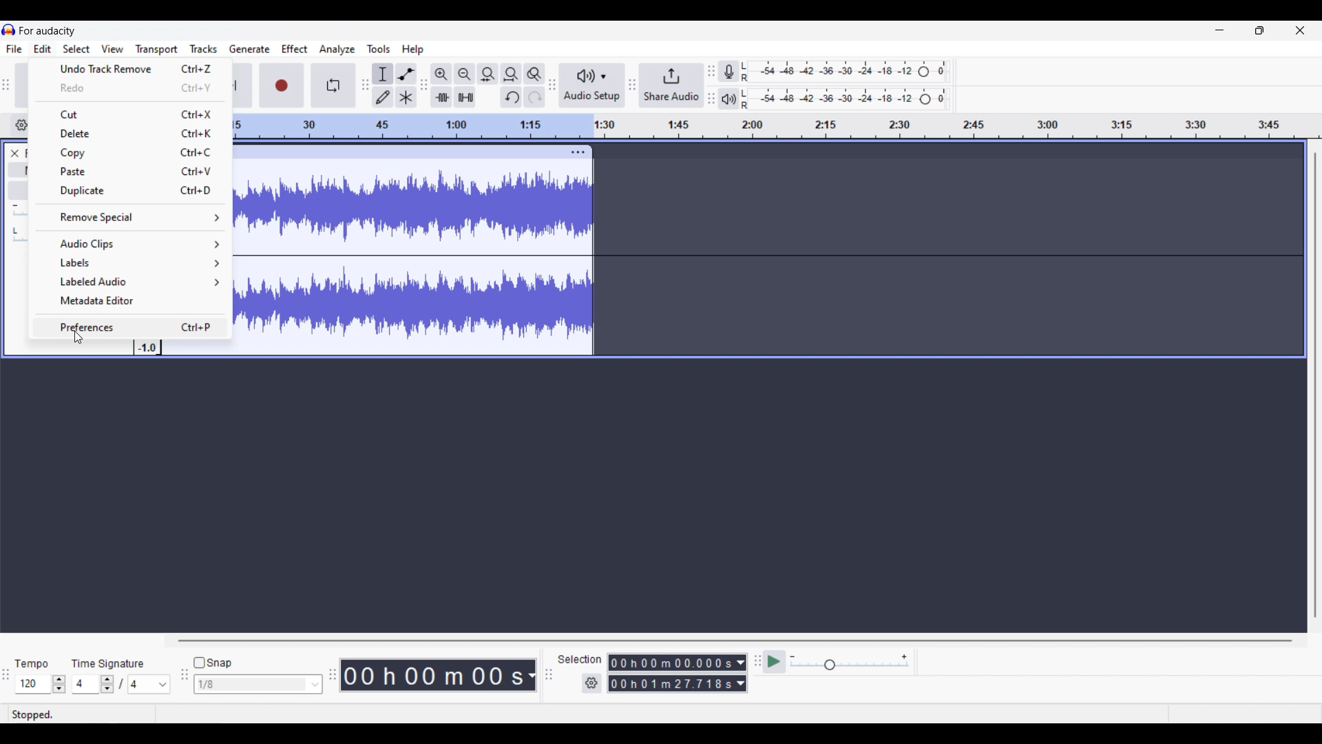  What do you see at coordinates (441, 97) in the screenshot?
I see `Trim audio outside selection` at bounding box center [441, 97].